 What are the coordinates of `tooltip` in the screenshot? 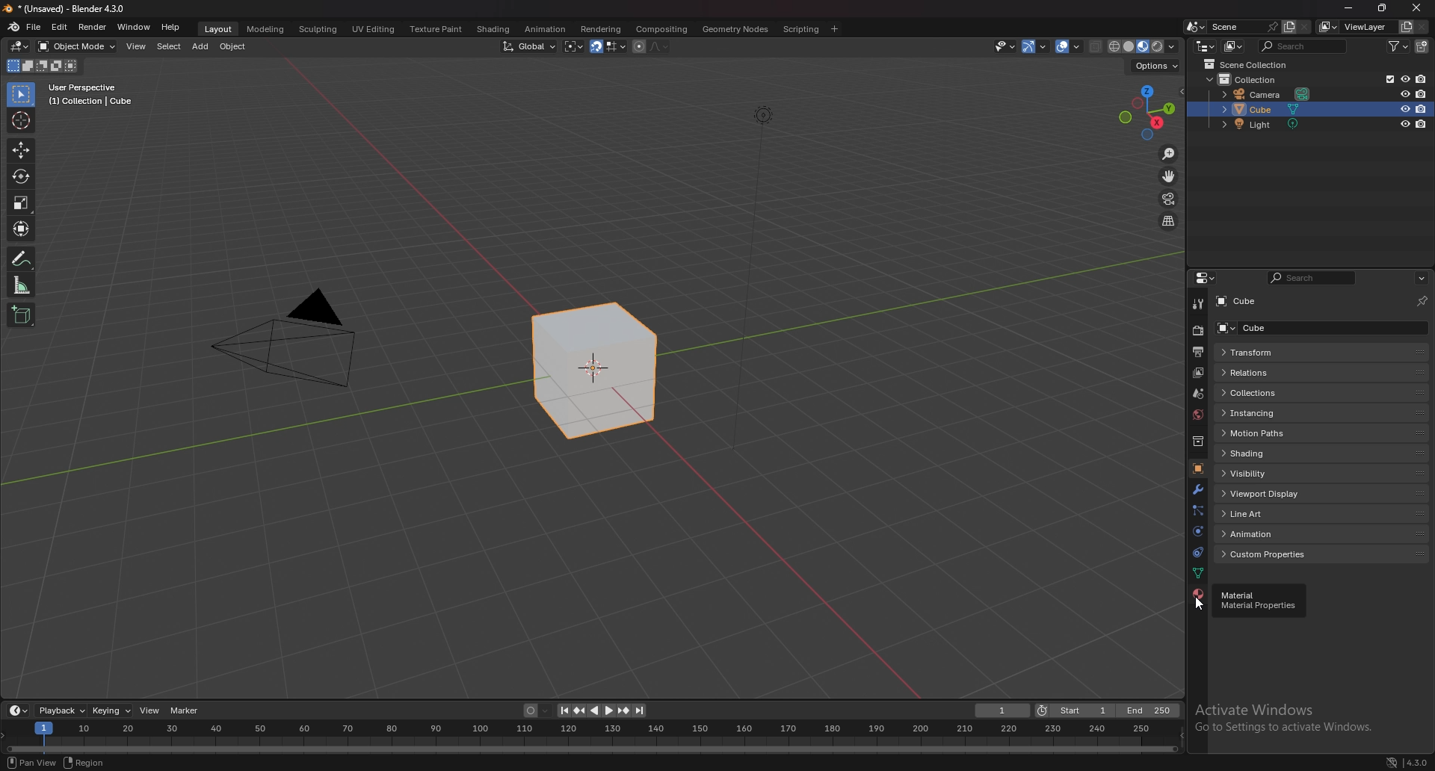 It's located at (1262, 601).